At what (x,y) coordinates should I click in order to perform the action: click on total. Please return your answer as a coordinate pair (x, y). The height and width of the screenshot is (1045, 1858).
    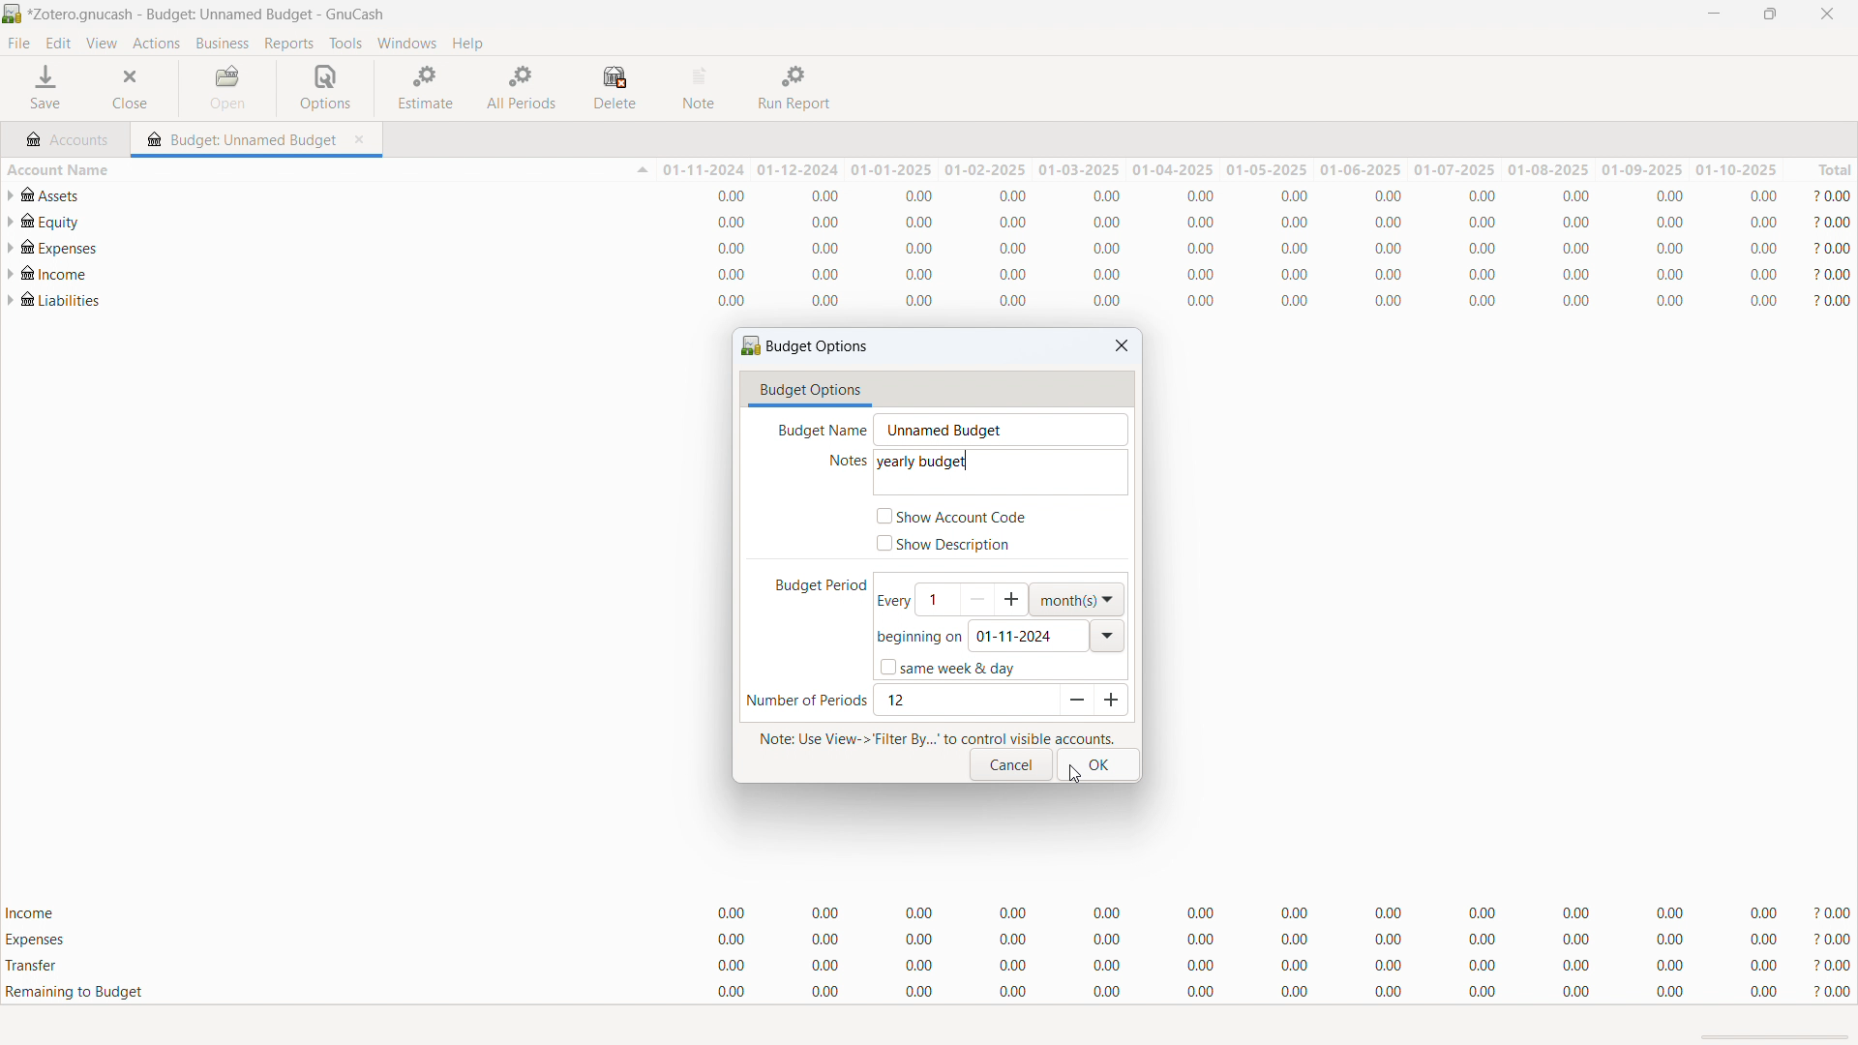
    Looking at the image, I should click on (1821, 169).